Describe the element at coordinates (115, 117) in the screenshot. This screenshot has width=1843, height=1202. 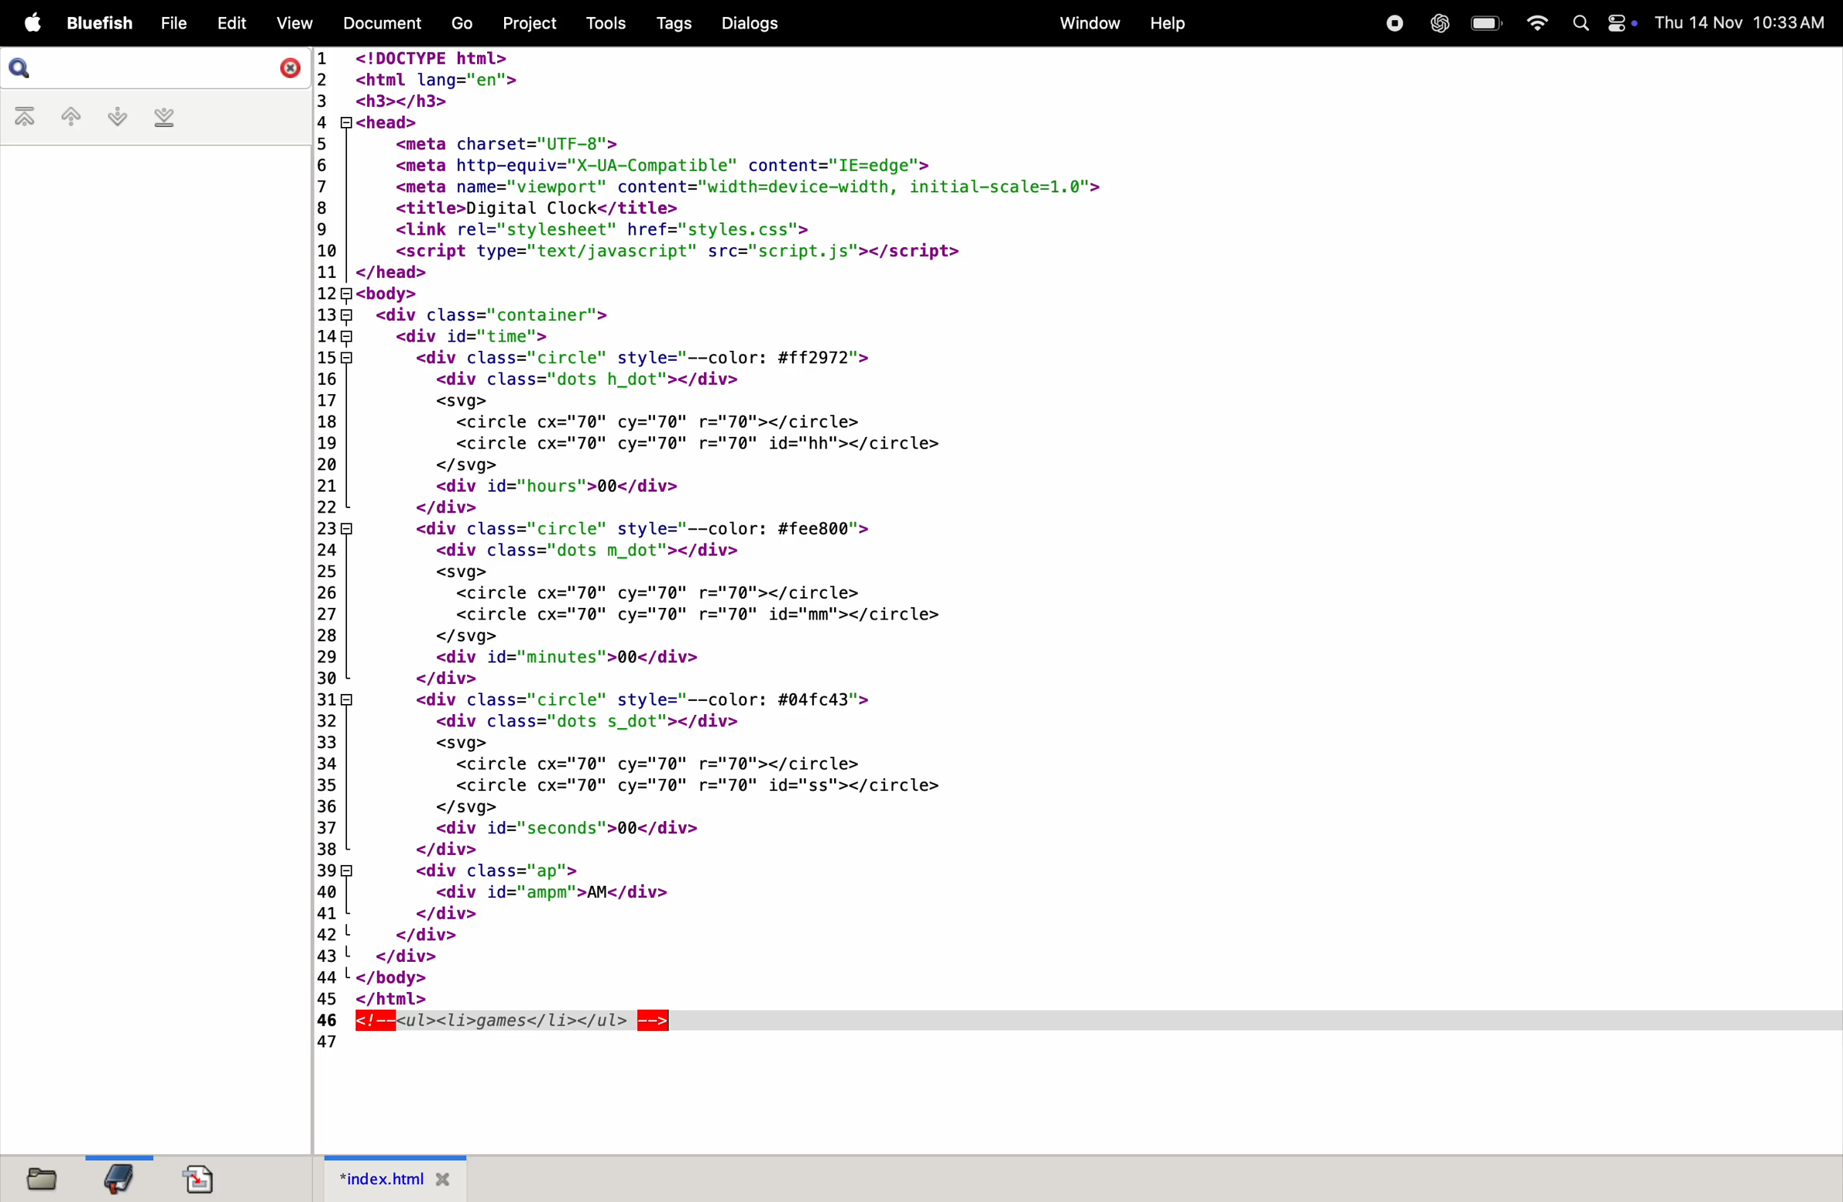
I see `next bookmark` at that location.